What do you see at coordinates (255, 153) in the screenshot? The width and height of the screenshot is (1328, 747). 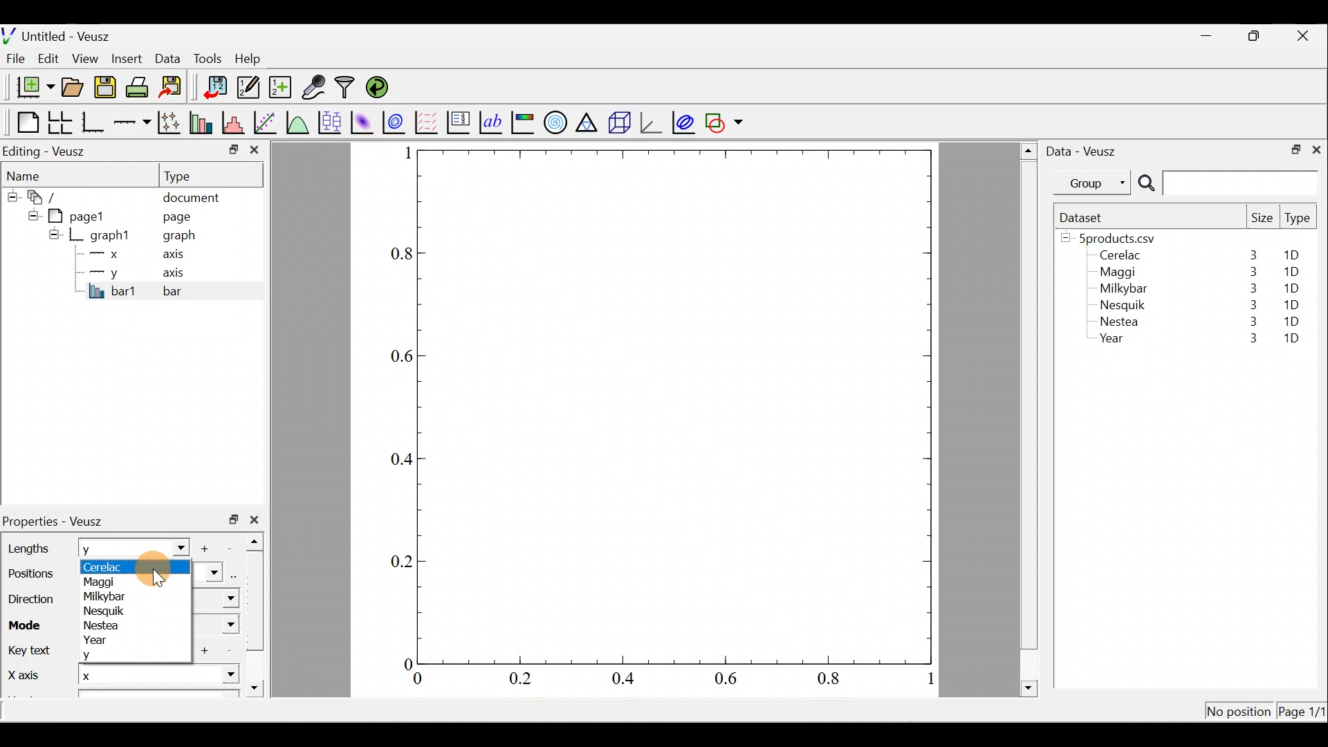 I see `close` at bounding box center [255, 153].